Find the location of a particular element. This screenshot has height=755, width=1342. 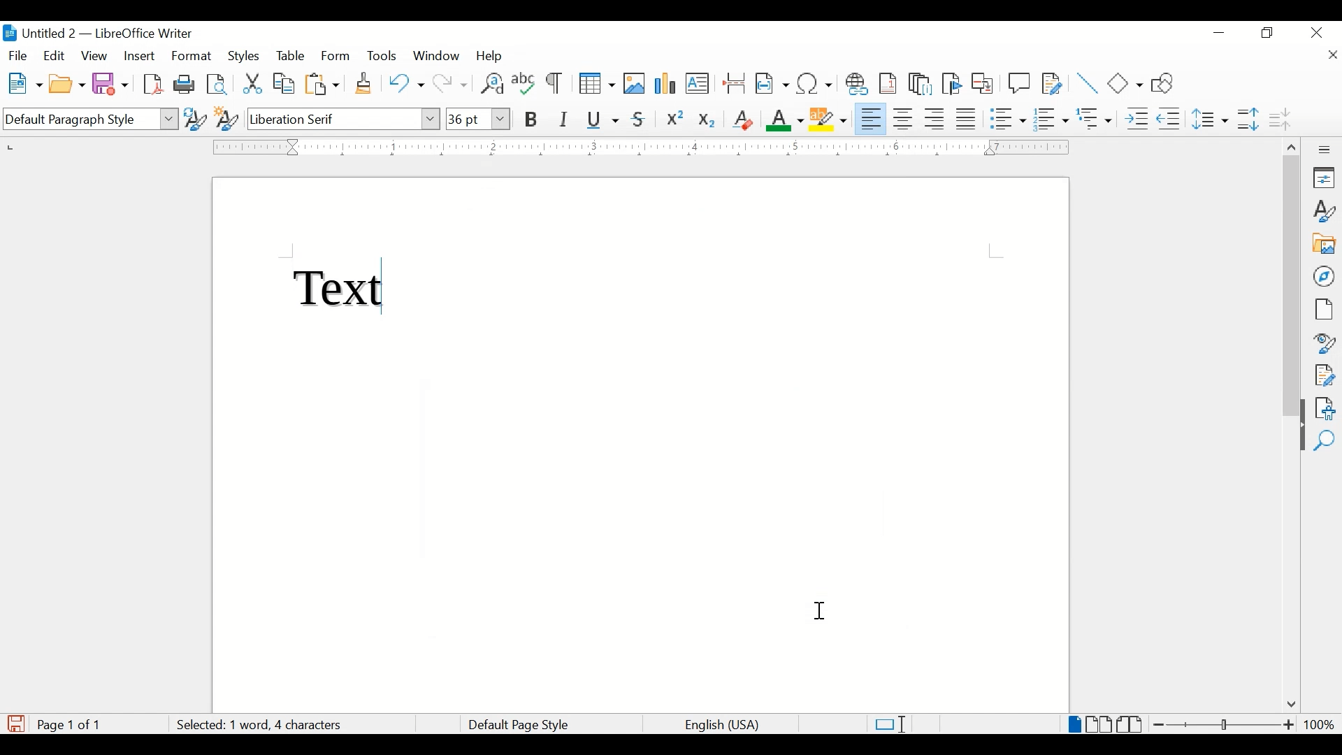

tools is located at coordinates (382, 55).